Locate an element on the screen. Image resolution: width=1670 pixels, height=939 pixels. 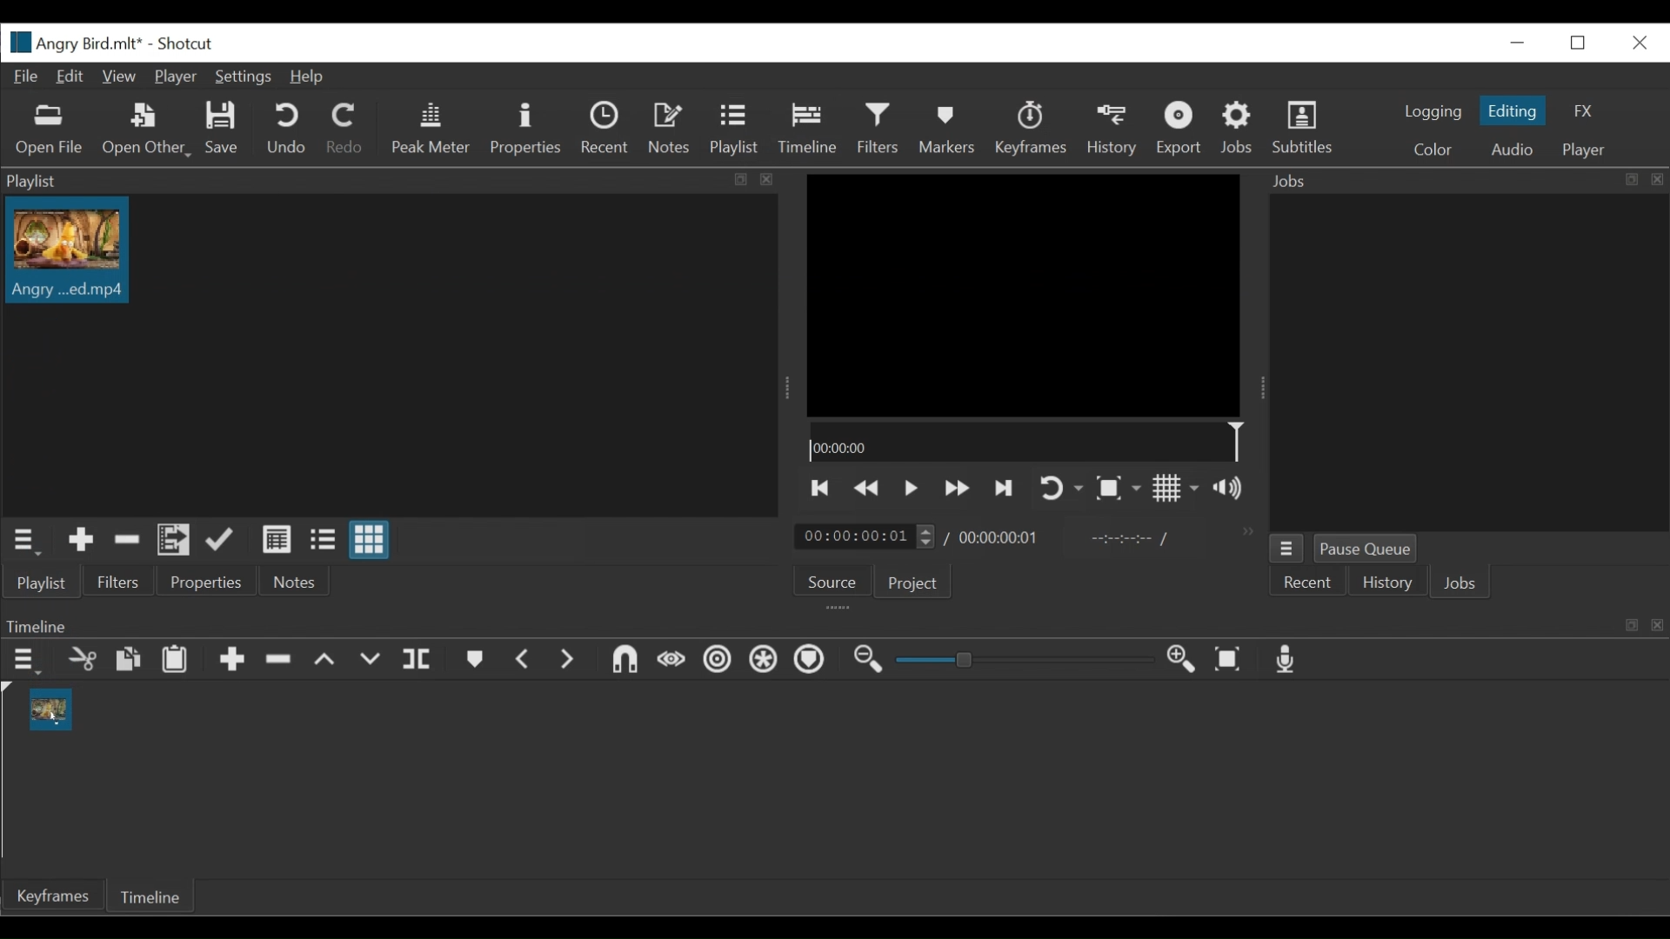
Snap is located at coordinates (620, 660).